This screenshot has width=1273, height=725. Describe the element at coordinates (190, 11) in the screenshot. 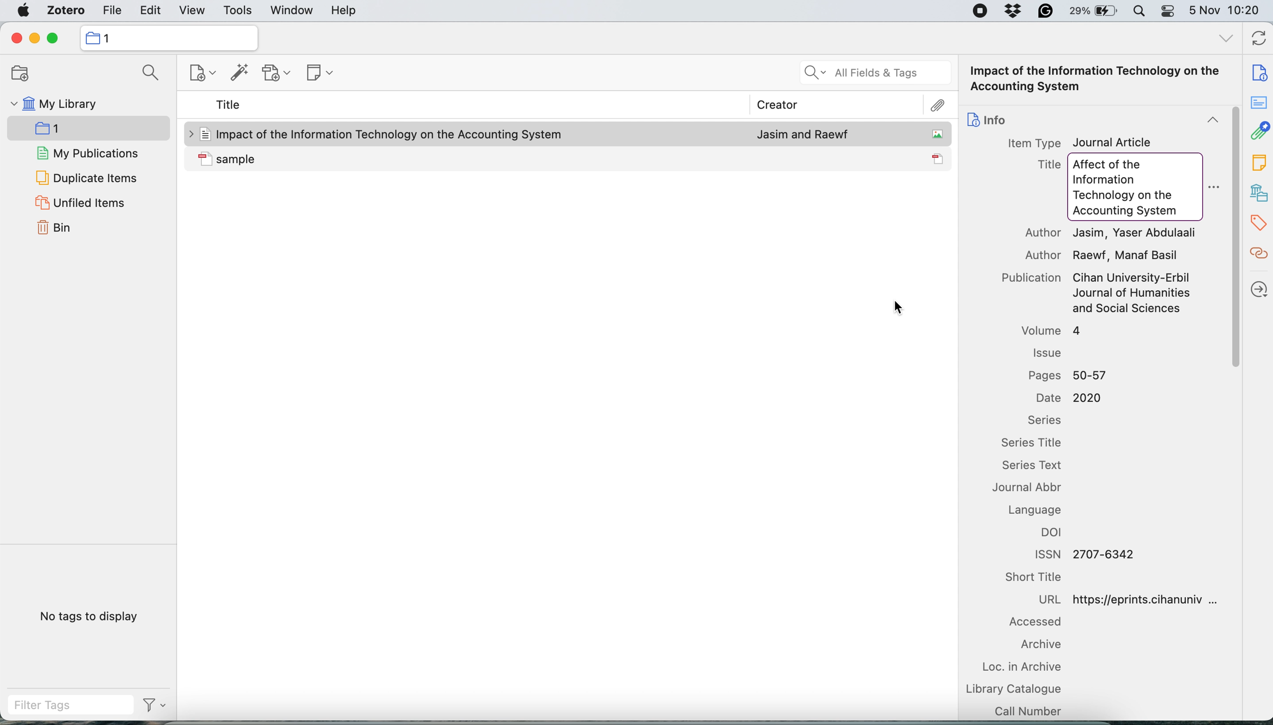

I see `view` at that location.